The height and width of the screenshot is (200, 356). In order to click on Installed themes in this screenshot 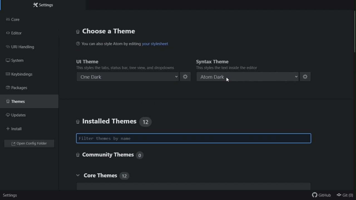, I will do `click(116, 119)`.